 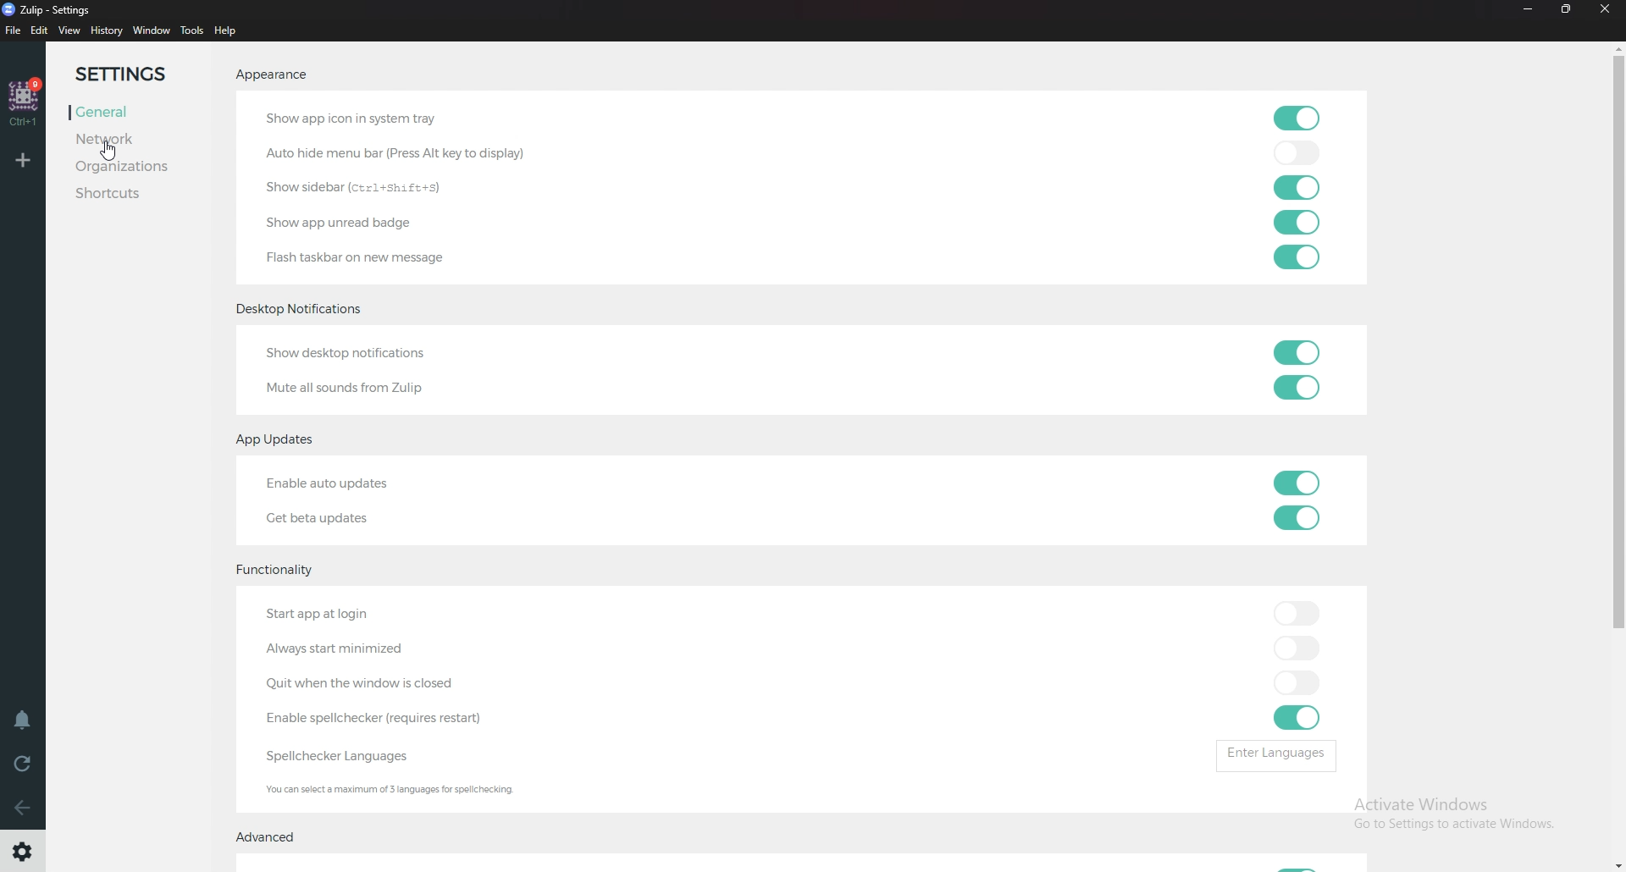 What do you see at coordinates (333, 652) in the screenshot?
I see `Always start minimized` at bounding box center [333, 652].